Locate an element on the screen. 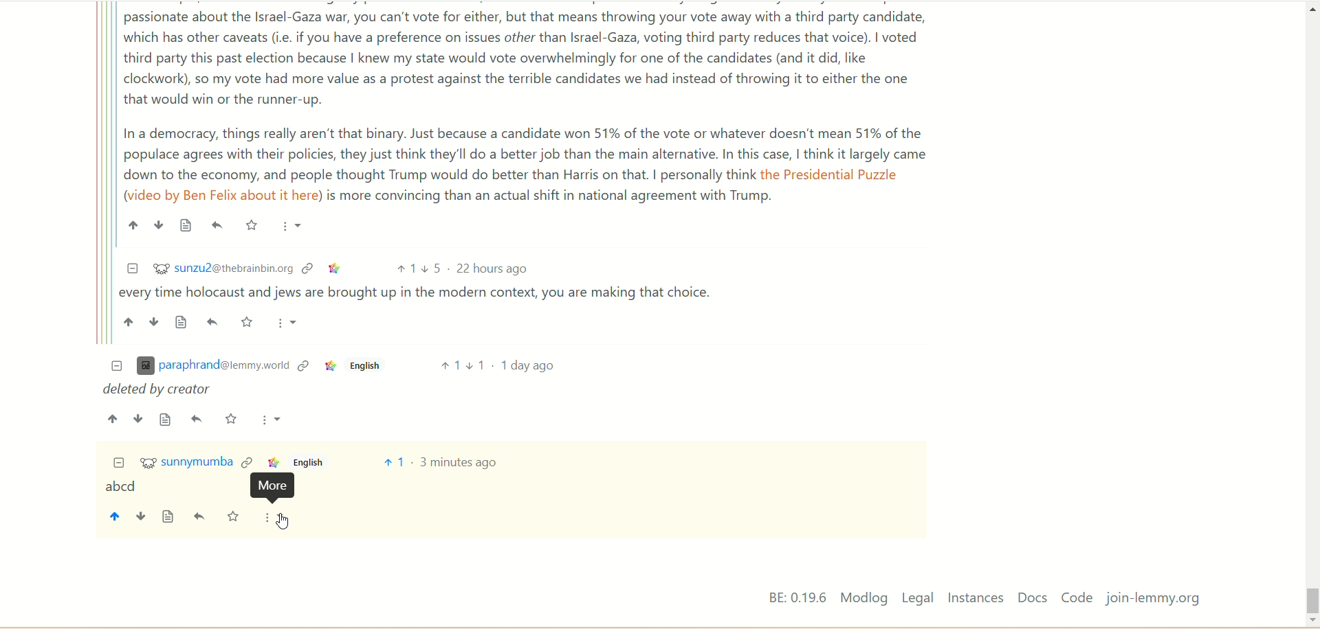 The image size is (1320, 629). Downvote 1 is located at coordinates (476, 365).